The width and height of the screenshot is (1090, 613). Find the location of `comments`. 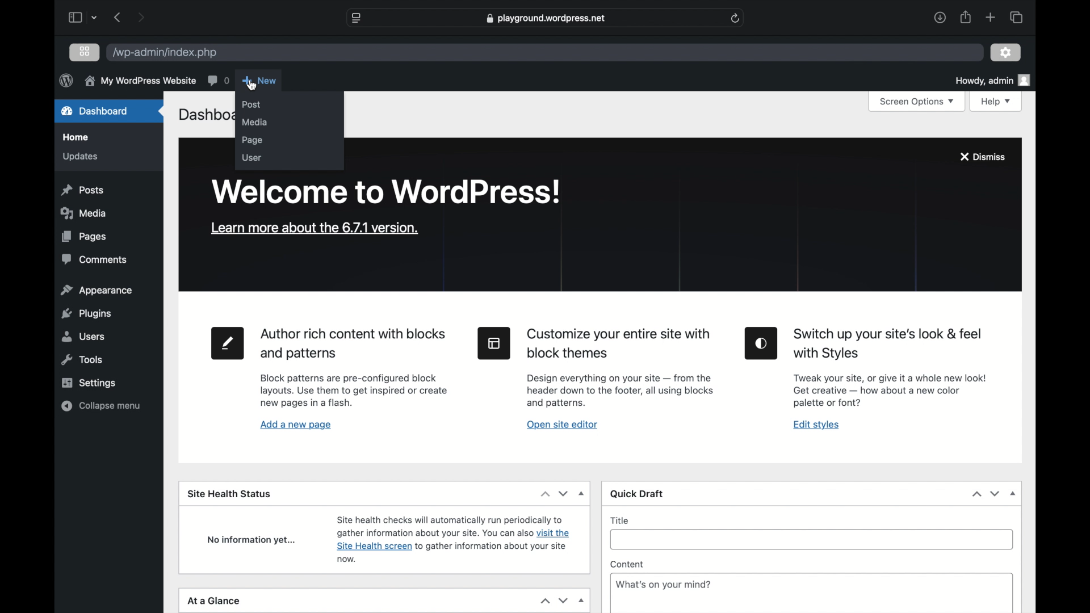

comments is located at coordinates (95, 259).